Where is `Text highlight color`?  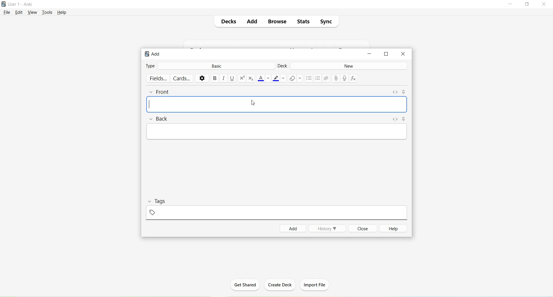
Text highlight color is located at coordinates (279, 78).